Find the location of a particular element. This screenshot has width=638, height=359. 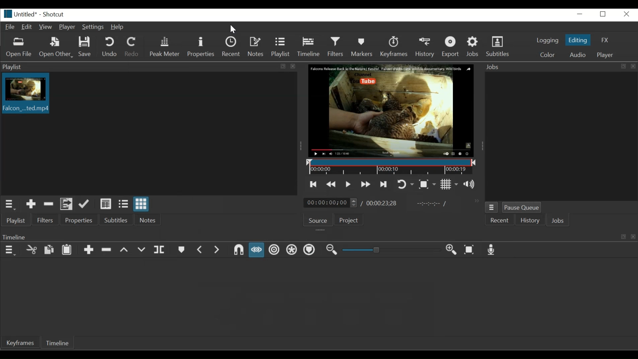

Playlist menu is located at coordinates (9, 205).